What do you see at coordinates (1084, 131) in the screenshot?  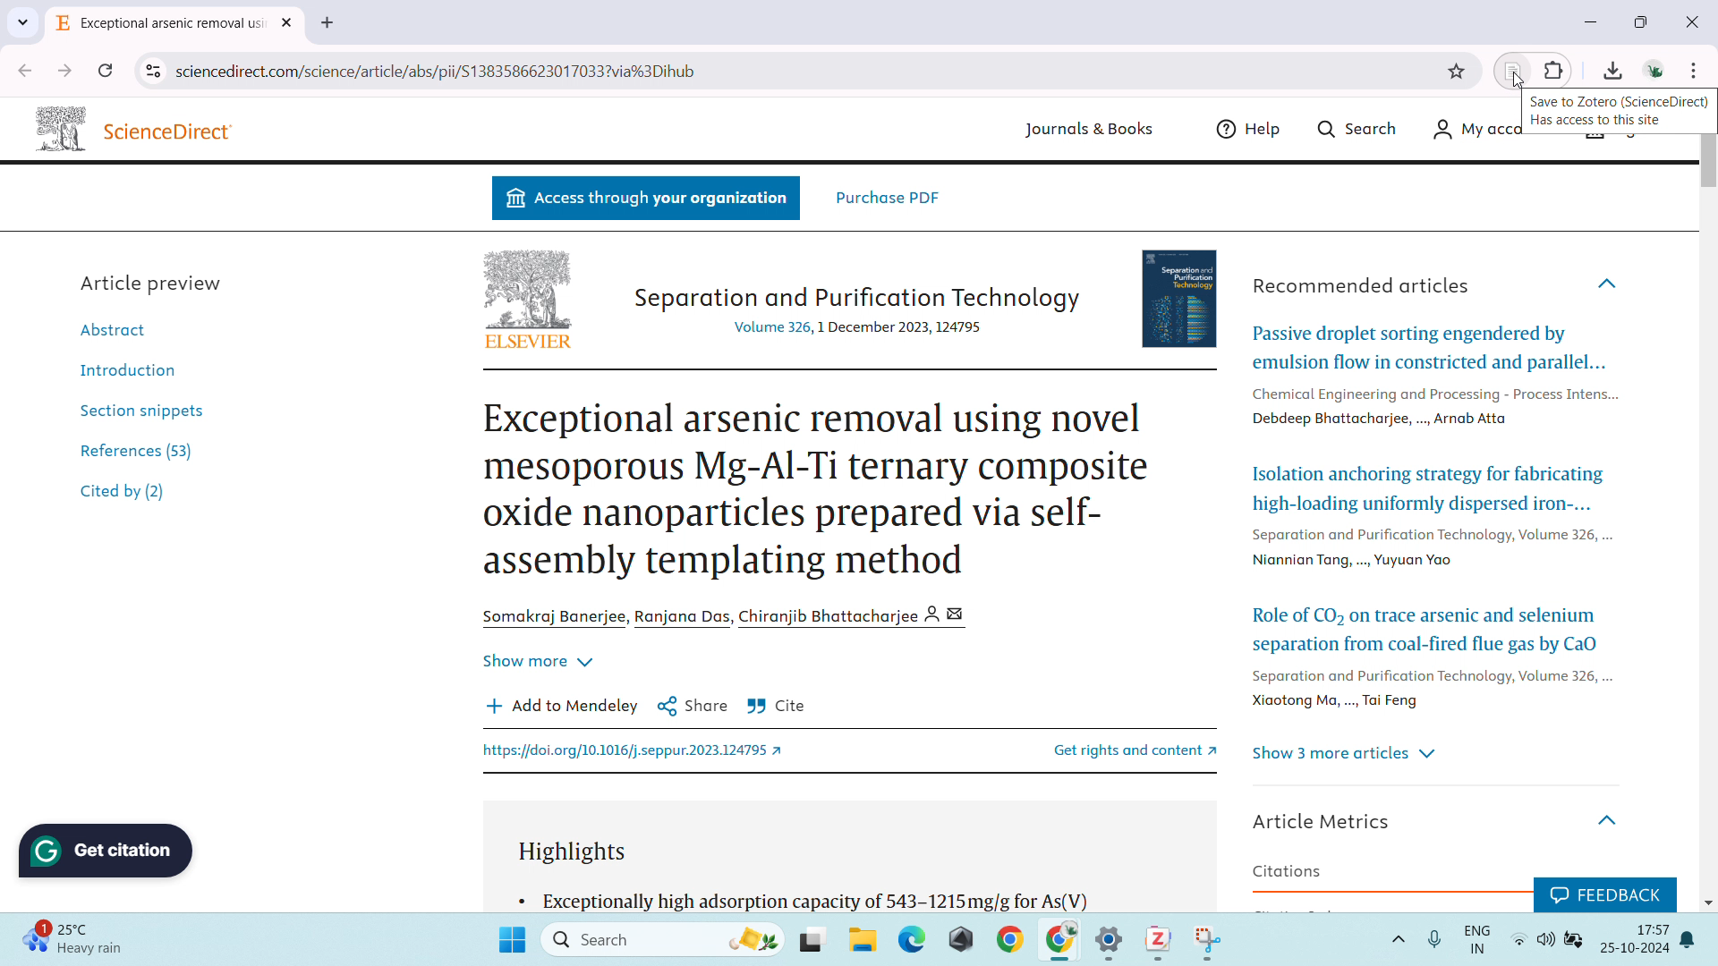 I see `Journals & Books` at bounding box center [1084, 131].